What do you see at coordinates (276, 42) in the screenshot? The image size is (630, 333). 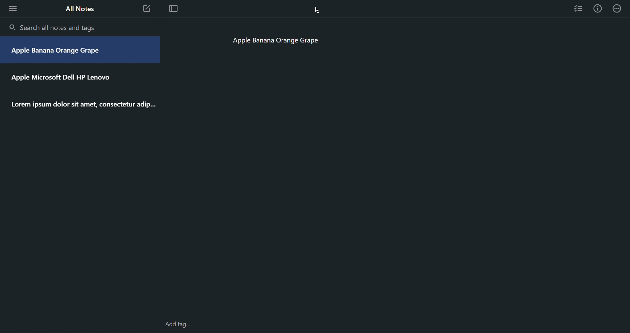 I see `Apple Banana Orange Grape` at bounding box center [276, 42].